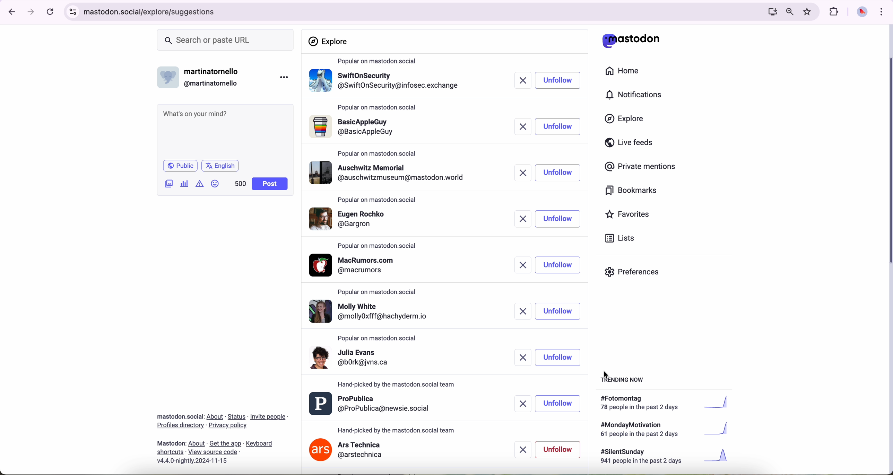 Image resolution: width=893 pixels, height=475 pixels. What do you see at coordinates (520, 126) in the screenshot?
I see `remove` at bounding box center [520, 126].